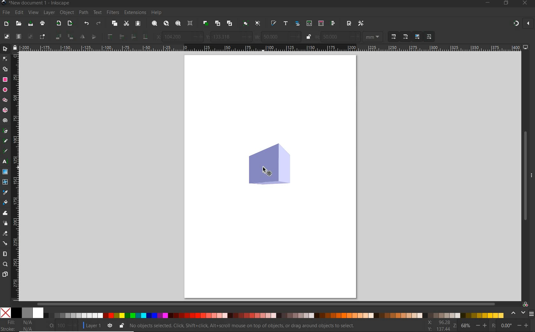 The width and height of the screenshot is (535, 332). What do you see at coordinates (229, 23) in the screenshot?
I see `unlink clone` at bounding box center [229, 23].